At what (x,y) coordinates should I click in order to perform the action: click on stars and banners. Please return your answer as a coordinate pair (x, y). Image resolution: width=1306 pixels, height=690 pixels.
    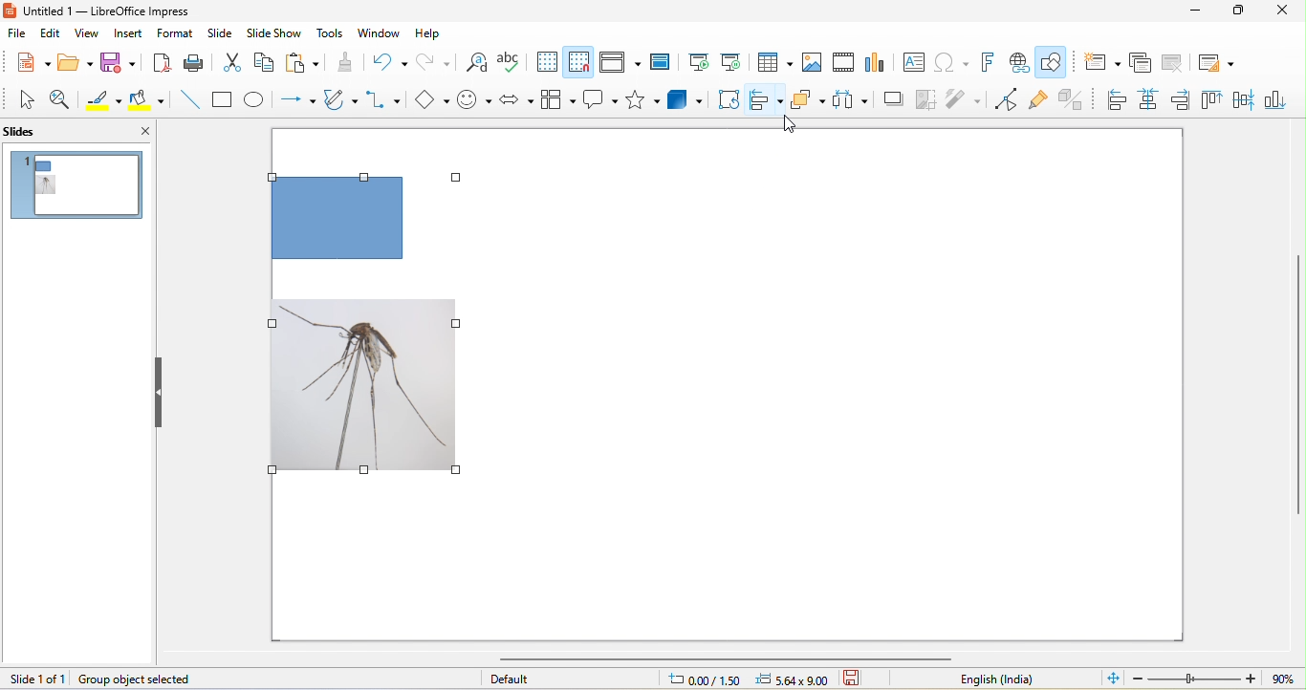
    Looking at the image, I should click on (643, 100).